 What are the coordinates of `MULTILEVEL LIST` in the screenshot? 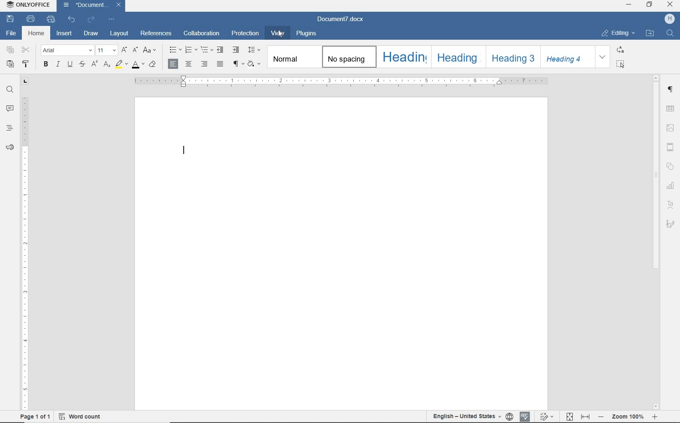 It's located at (205, 50).